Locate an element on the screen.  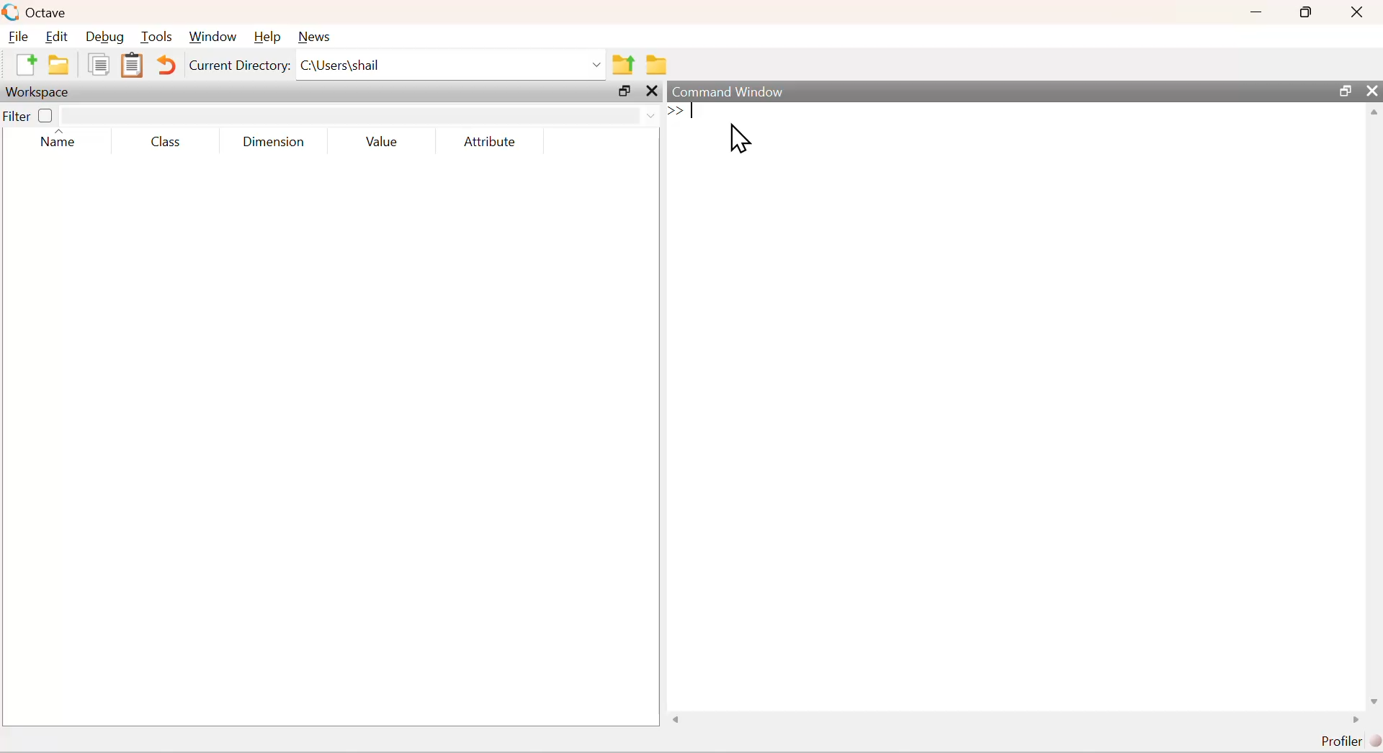
Maximize is located at coordinates (622, 91).